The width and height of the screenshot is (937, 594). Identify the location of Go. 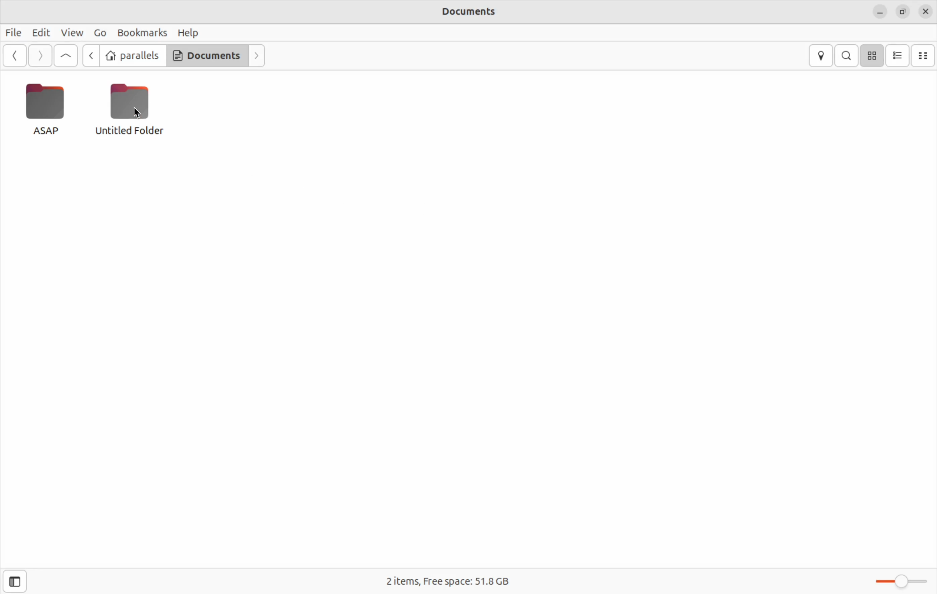
(99, 33).